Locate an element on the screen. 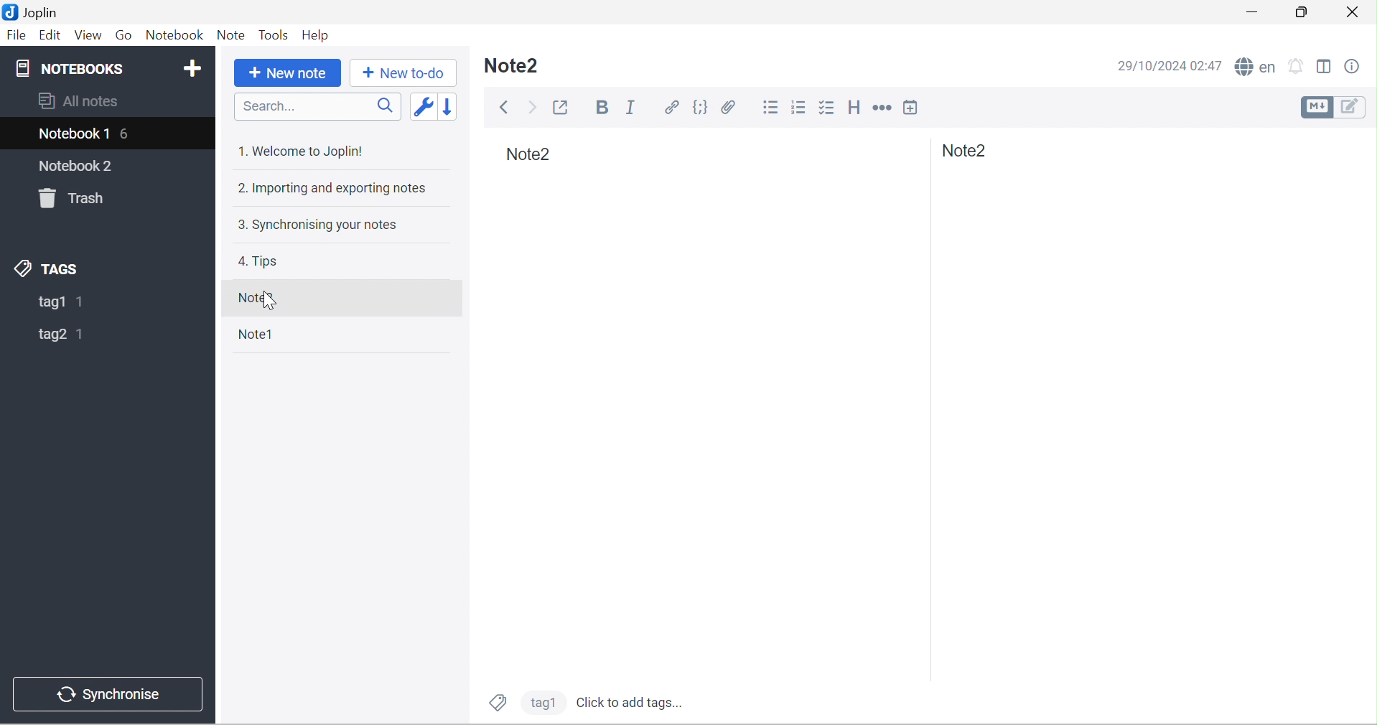 The width and height of the screenshot is (1377, 725). Go is located at coordinates (124, 35).